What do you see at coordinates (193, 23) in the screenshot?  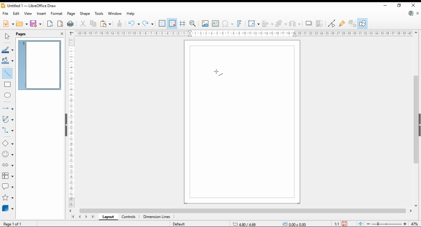 I see `pan and zoom` at bounding box center [193, 23].